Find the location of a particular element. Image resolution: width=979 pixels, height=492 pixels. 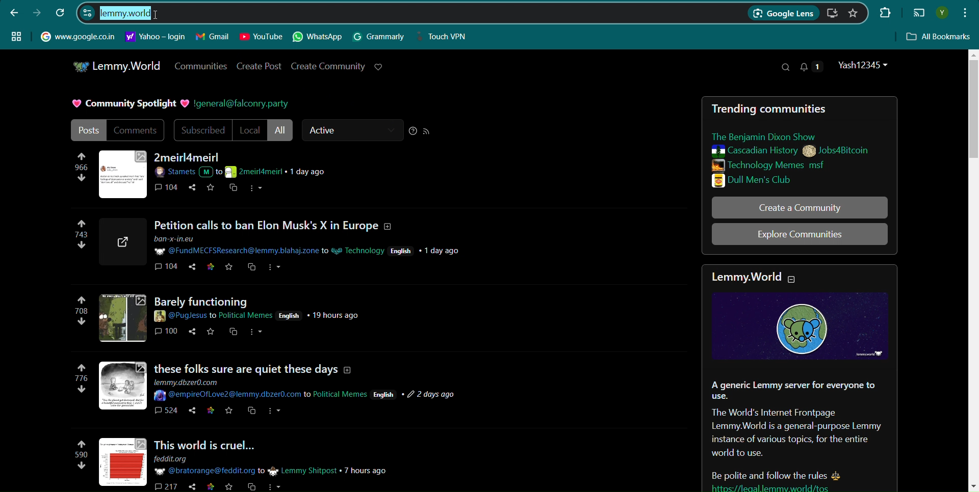

Comments is located at coordinates (137, 130).